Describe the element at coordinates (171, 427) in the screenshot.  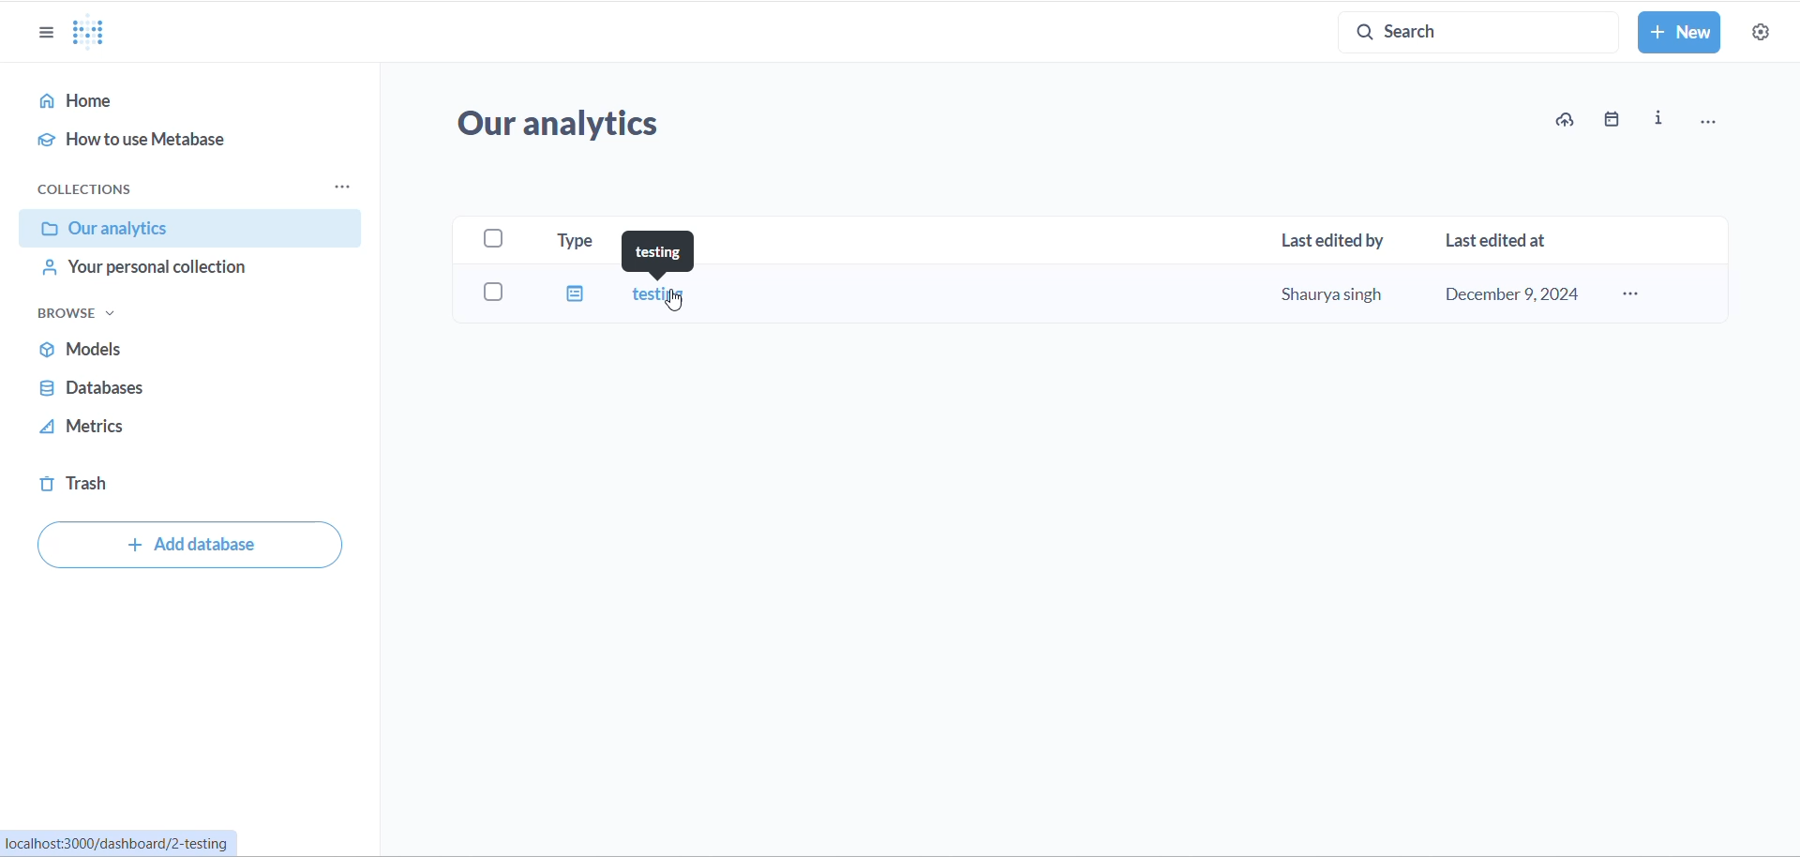
I see `metrics` at that location.